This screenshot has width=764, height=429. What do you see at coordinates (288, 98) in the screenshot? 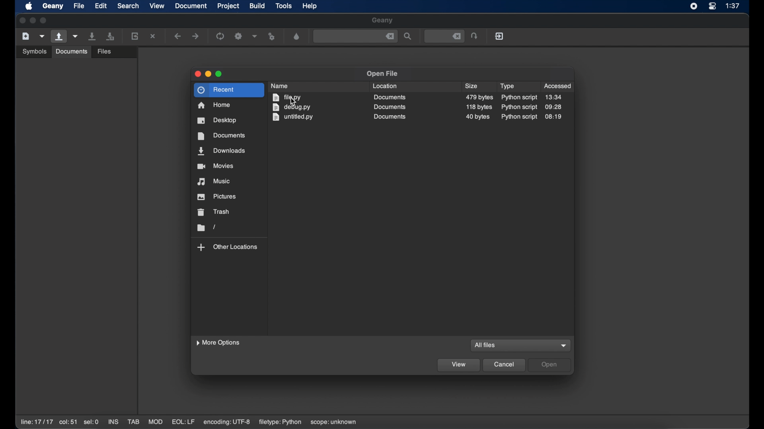
I see `file.py` at bounding box center [288, 98].